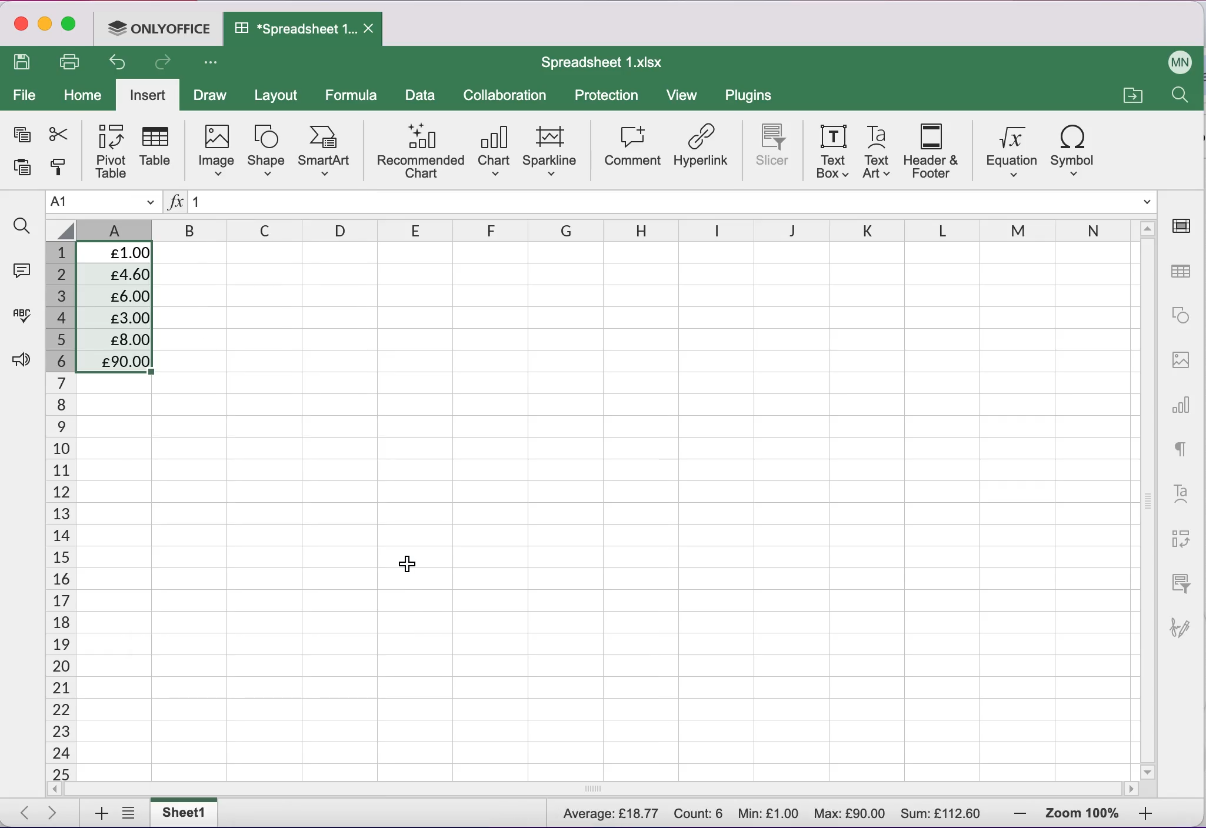  Describe the element at coordinates (405, 565) in the screenshot. I see `Cursor` at that location.